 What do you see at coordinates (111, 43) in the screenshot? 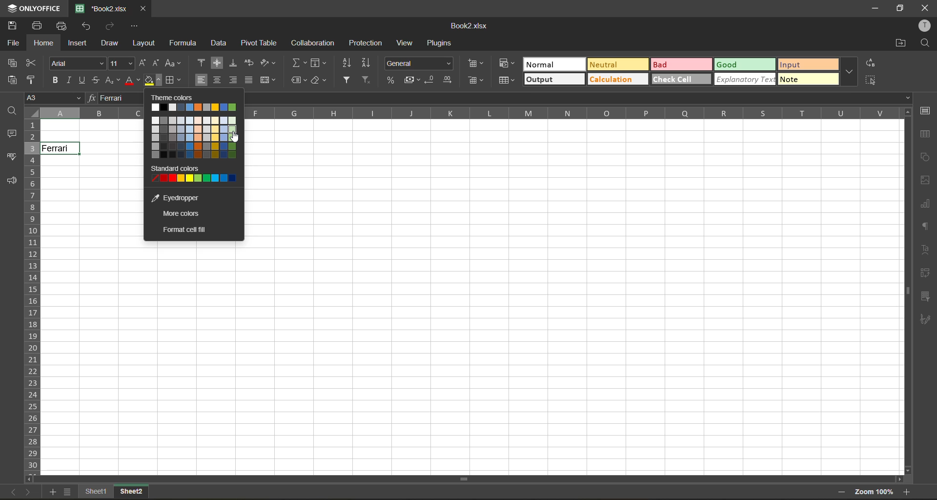
I see `draw` at bounding box center [111, 43].